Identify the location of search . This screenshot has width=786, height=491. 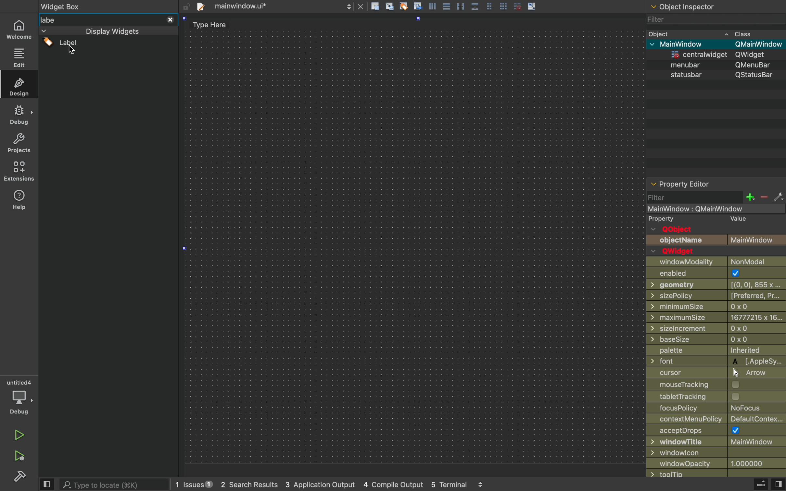
(116, 484).